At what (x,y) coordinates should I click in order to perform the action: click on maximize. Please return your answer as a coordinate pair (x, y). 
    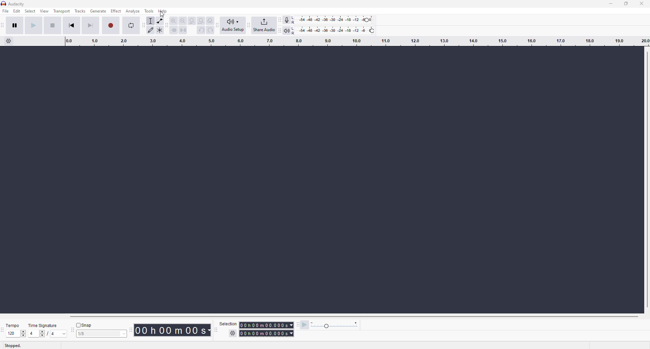
    Looking at the image, I should click on (627, 4).